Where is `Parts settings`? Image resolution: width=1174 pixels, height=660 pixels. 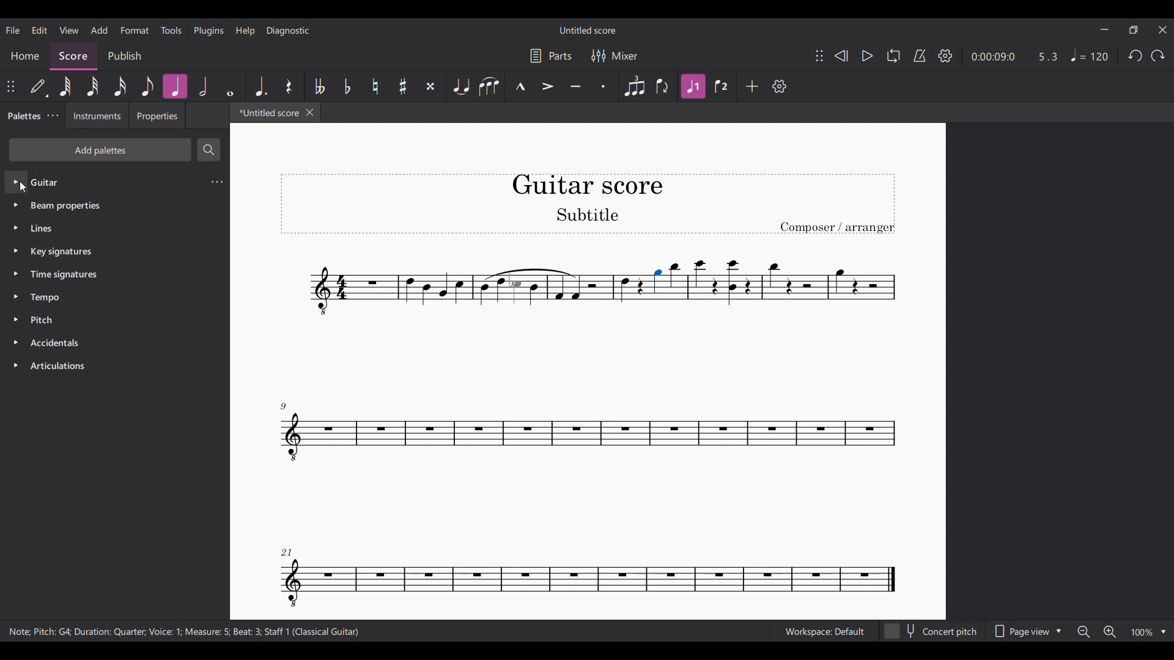 Parts settings is located at coordinates (551, 56).